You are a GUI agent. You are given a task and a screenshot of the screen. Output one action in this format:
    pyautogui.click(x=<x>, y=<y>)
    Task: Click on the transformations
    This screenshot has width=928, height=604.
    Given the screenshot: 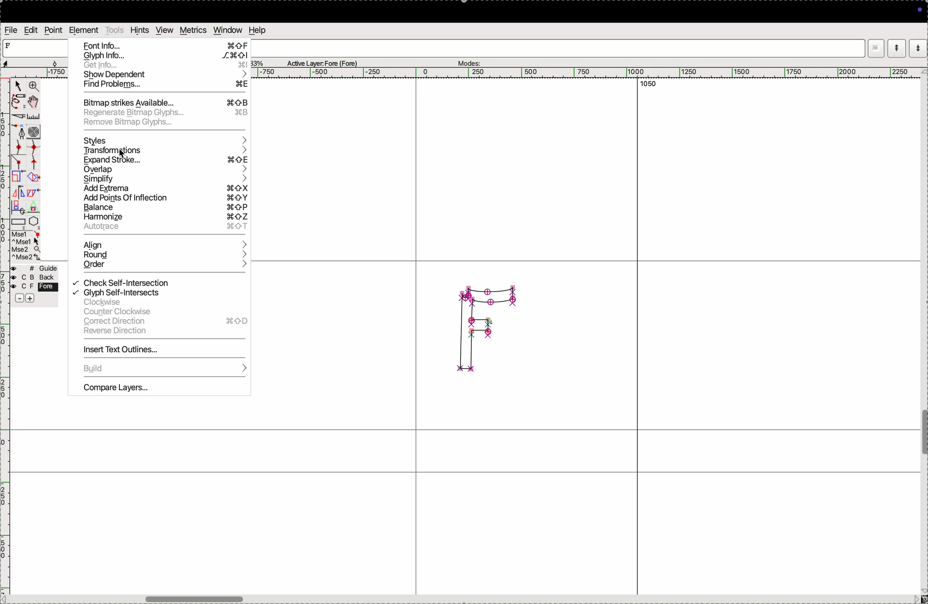 What is the action you would take?
    pyautogui.click(x=166, y=150)
    